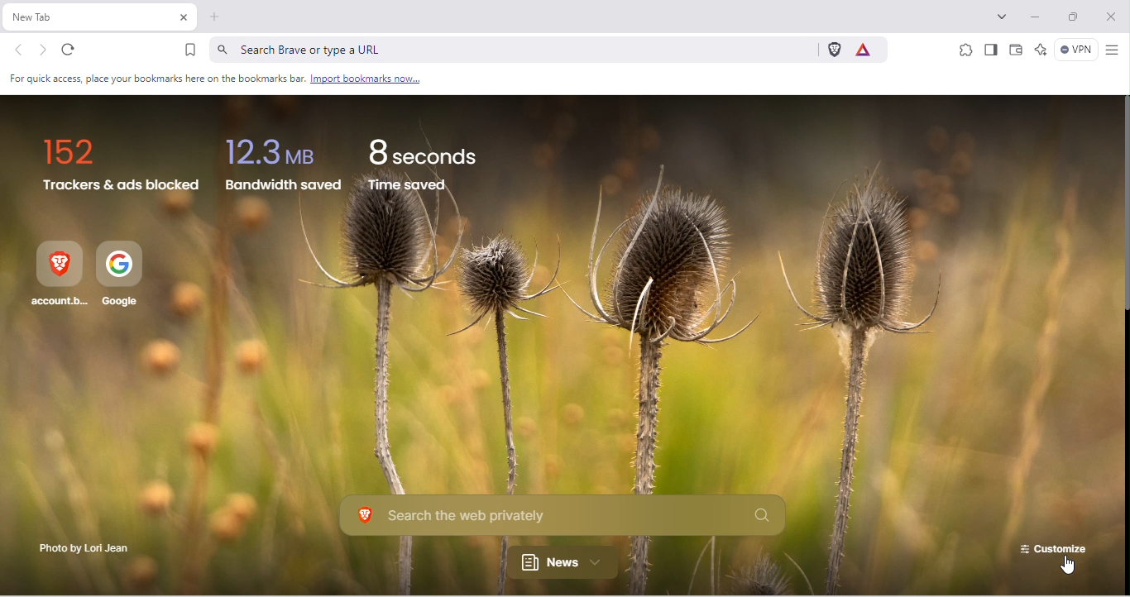 The height and width of the screenshot is (597, 1130). Describe the element at coordinates (510, 49) in the screenshot. I see `Search bar` at that location.